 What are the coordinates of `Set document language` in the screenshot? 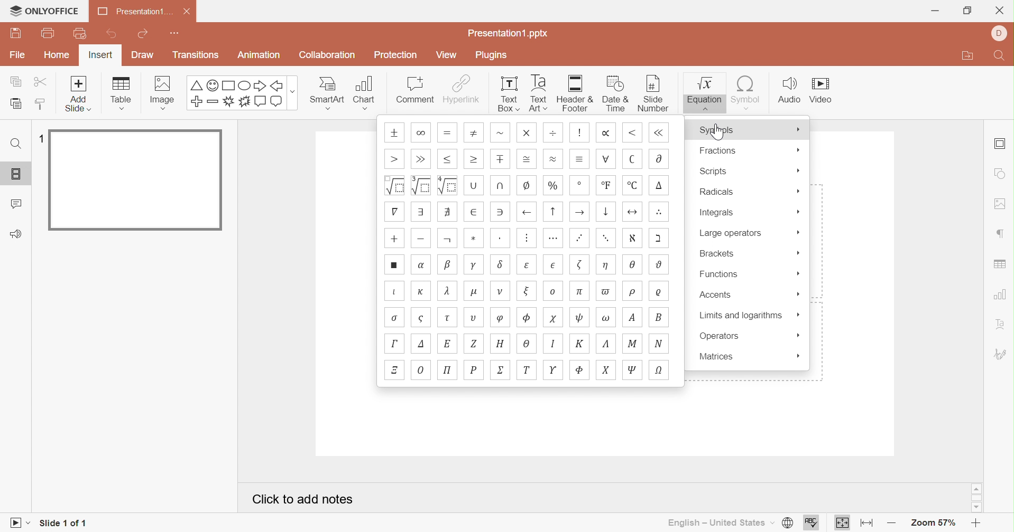 It's located at (788, 524).